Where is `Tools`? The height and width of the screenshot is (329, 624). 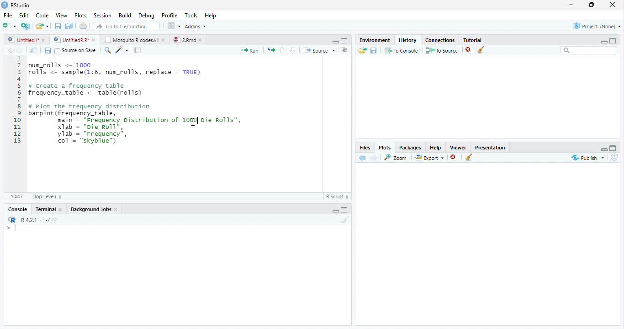
Tools is located at coordinates (192, 15).